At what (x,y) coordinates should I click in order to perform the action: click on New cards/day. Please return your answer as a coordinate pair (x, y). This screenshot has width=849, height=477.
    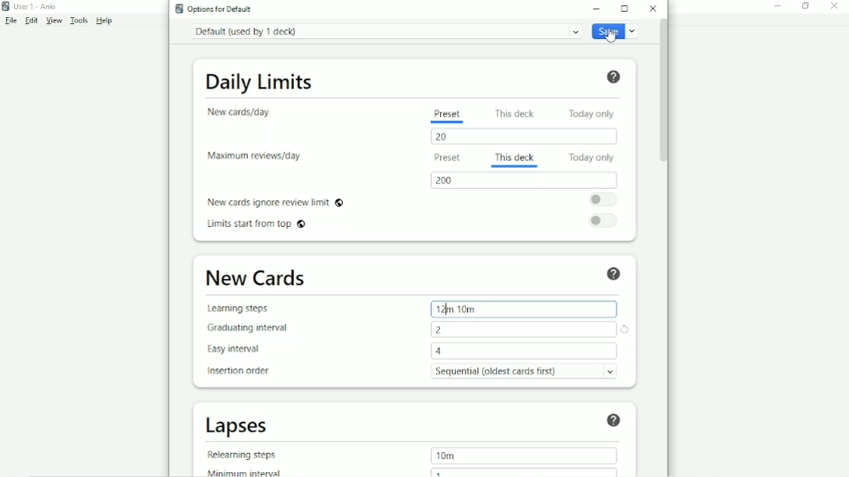
    Looking at the image, I should click on (239, 112).